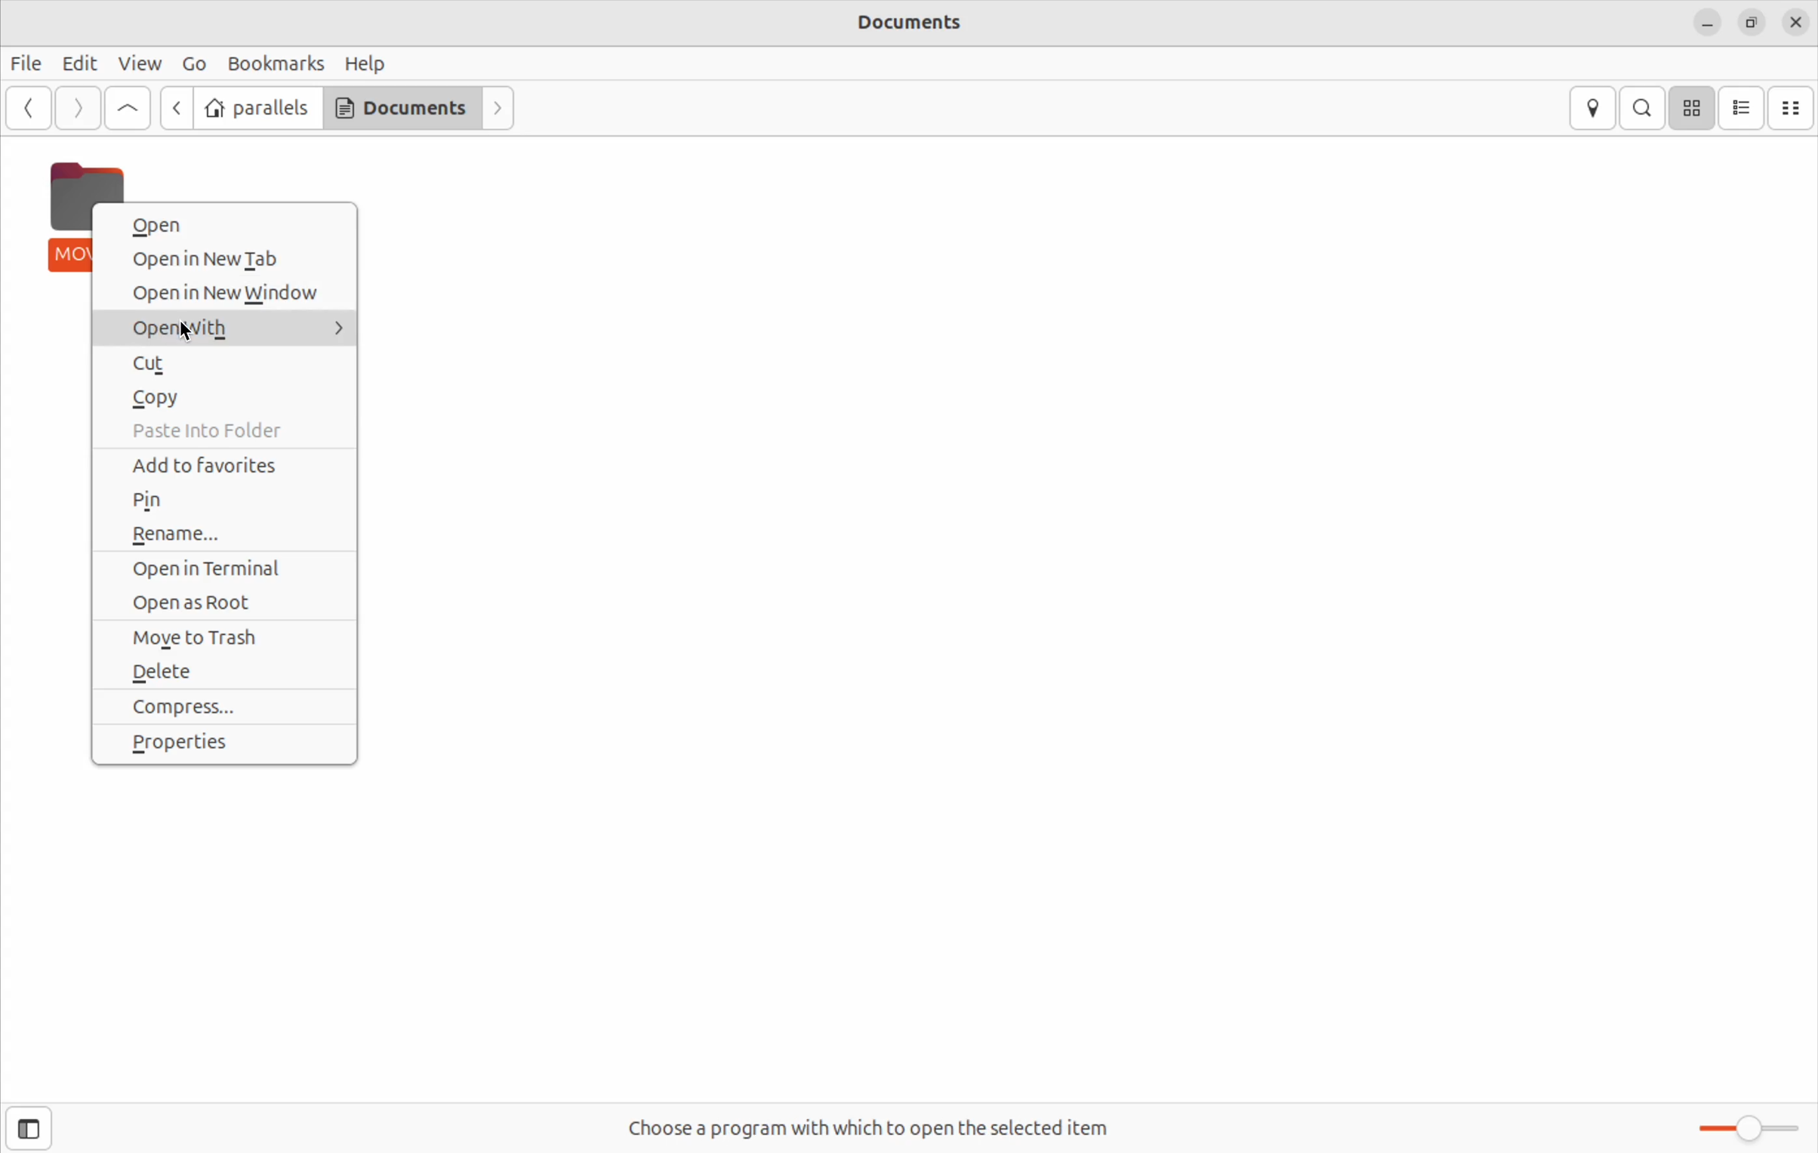  What do you see at coordinates (222, 328) in the screenshot?
I see `open with` at bounding box center [222, 328].